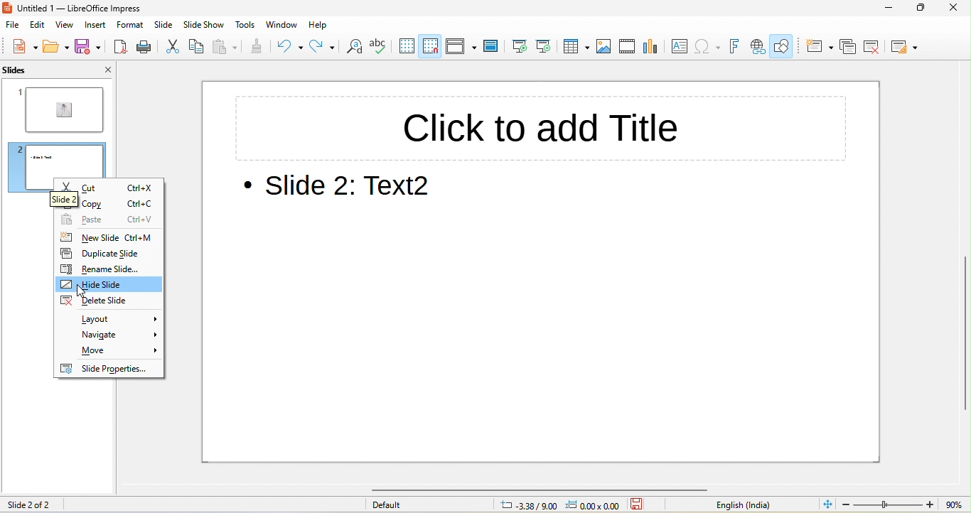  What do you see at coordinates (758, 45) in the screenshot?
I see `hyperlink` at bounding box center [758, 45].